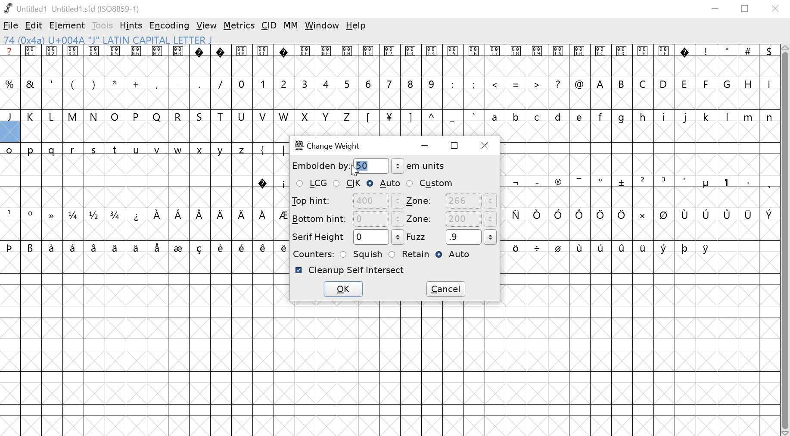 The image size is (790, 436). Describe the element at coordinates (612, 249) in the screenshot. I see `symbols` at that location.